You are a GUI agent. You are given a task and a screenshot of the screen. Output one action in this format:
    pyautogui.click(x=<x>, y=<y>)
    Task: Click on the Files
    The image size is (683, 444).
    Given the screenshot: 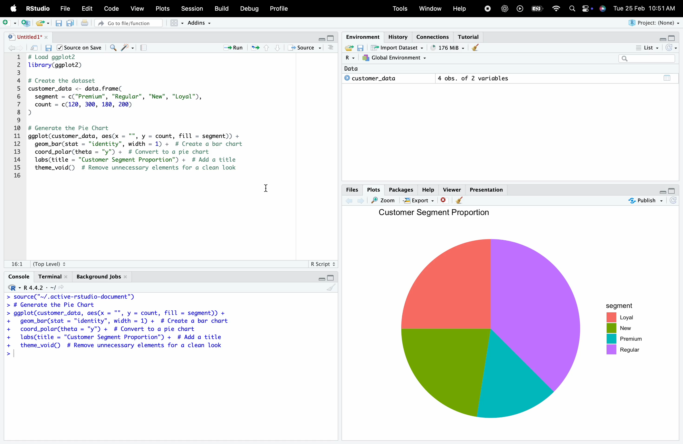 What is the action you would take?
    pyautogui.click(x=352, y=191)
    